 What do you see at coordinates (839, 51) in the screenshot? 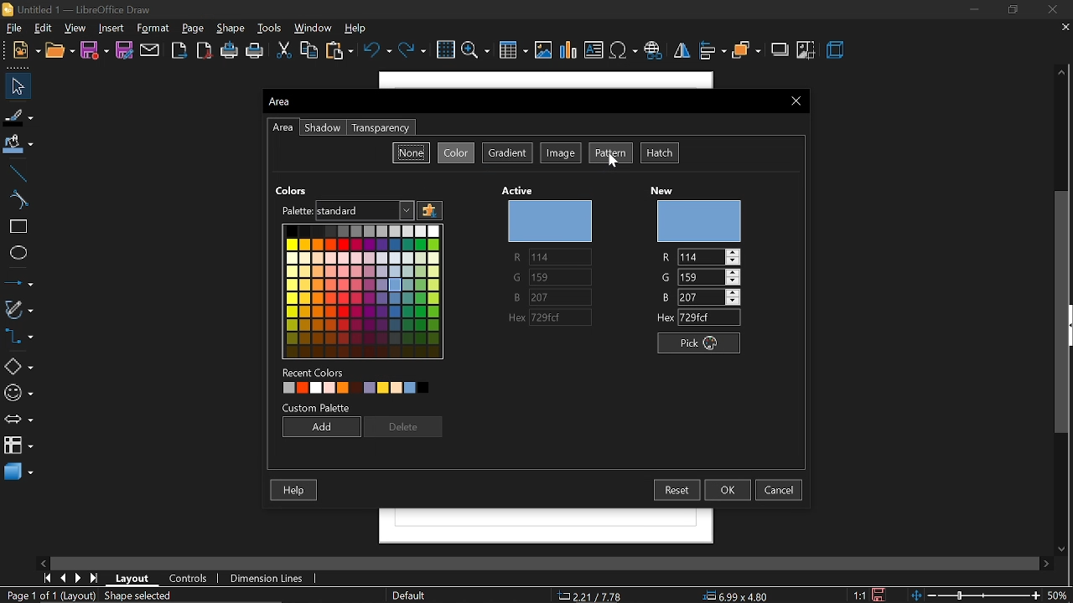
I see `3d effect` at bounding box center [839, 51].